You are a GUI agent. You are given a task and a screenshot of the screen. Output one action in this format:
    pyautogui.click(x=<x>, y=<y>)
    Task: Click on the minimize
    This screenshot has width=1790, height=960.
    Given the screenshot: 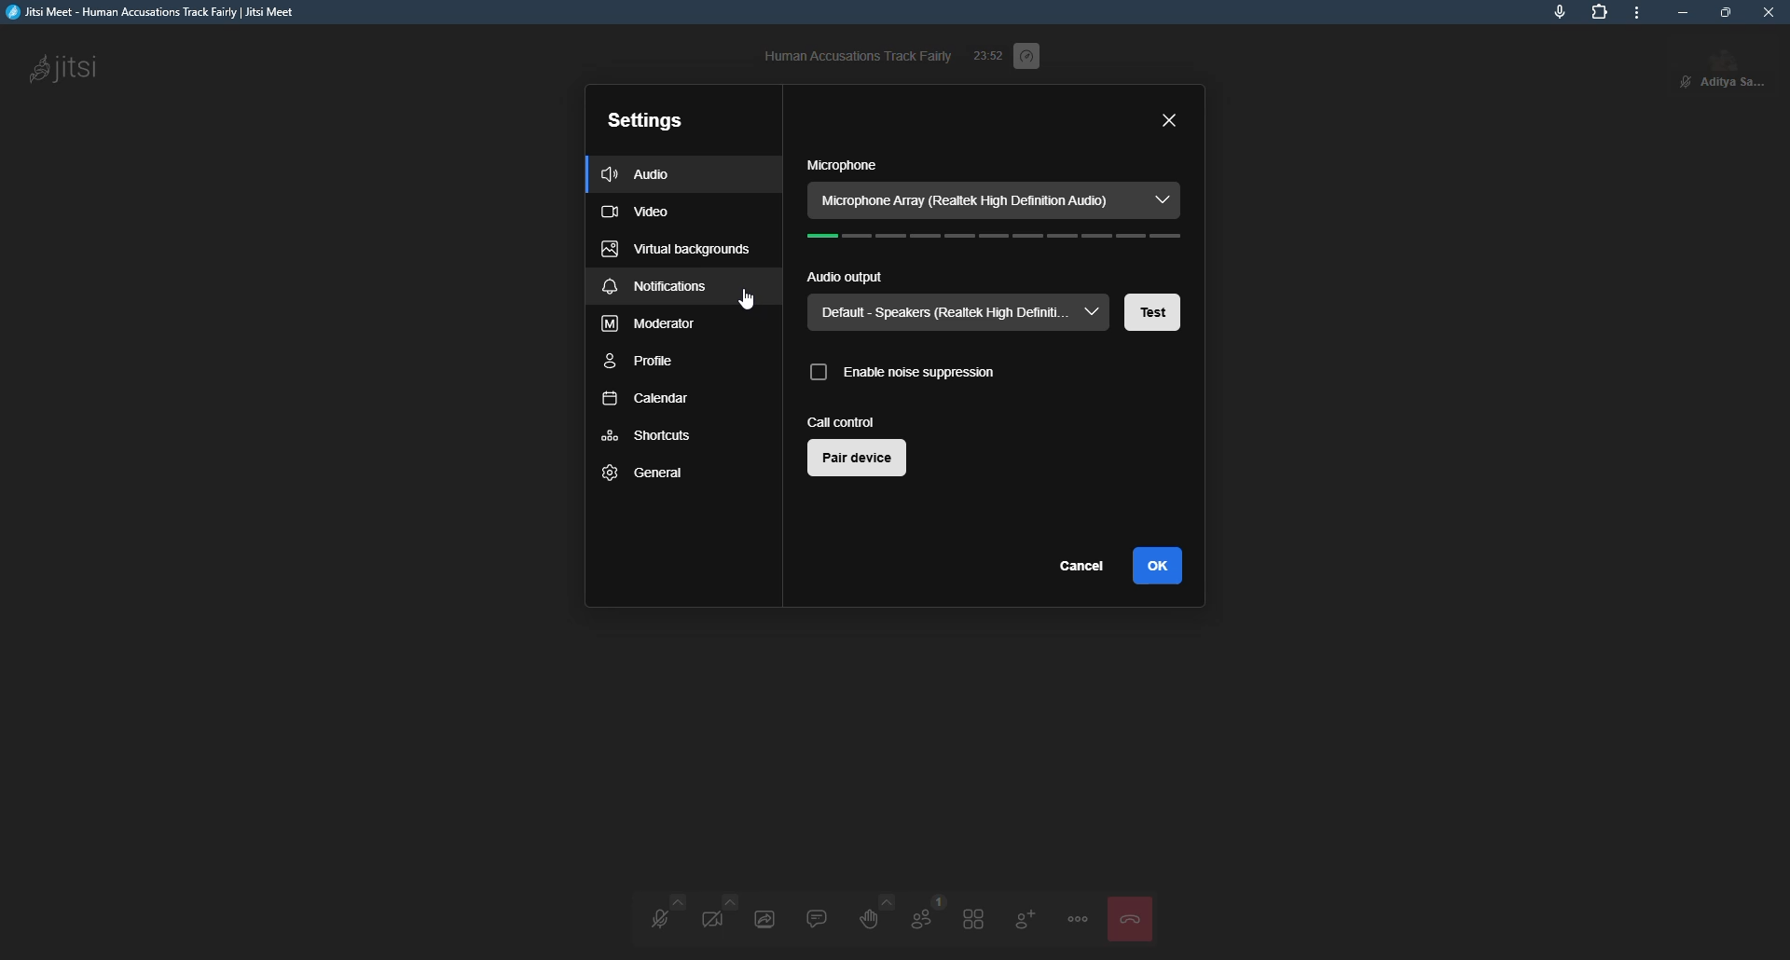 What is the action you would take?
    pyautogui.click(x=1686, y=14)
    